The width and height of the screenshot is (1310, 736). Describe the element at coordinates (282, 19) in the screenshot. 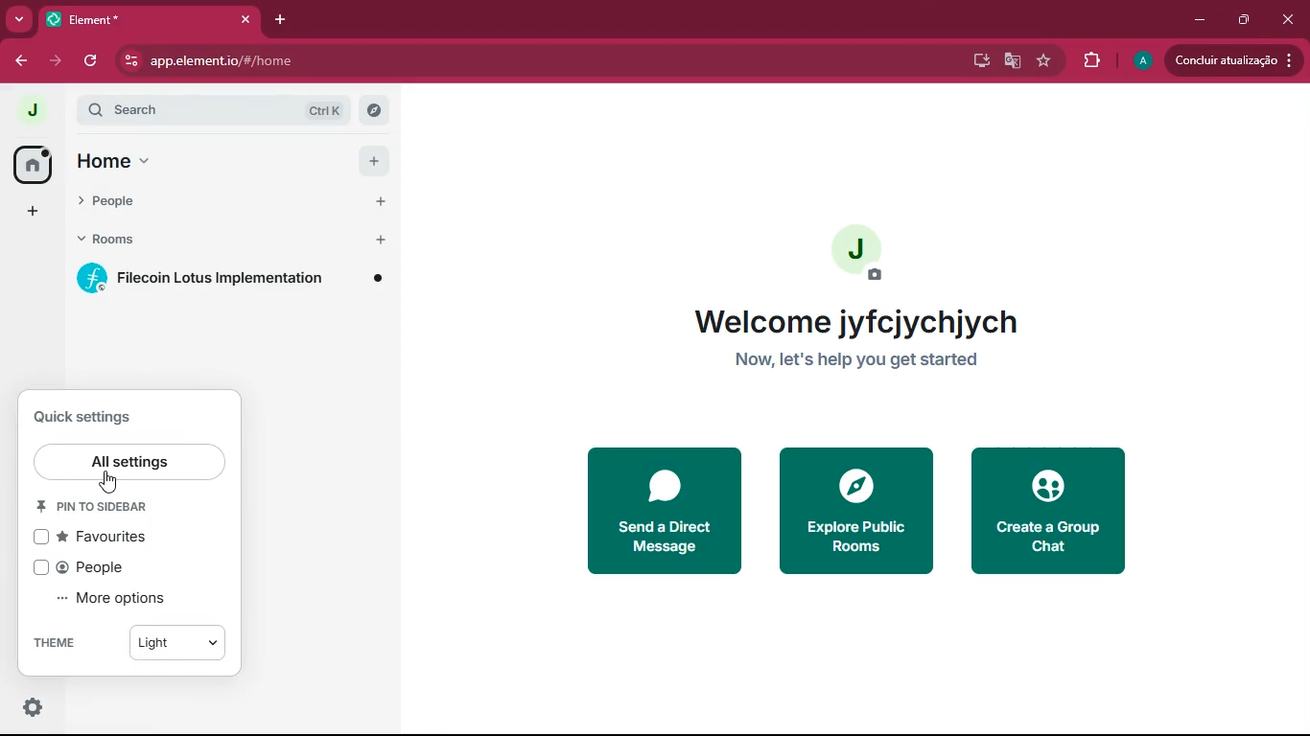

I see `add tab` at that location.